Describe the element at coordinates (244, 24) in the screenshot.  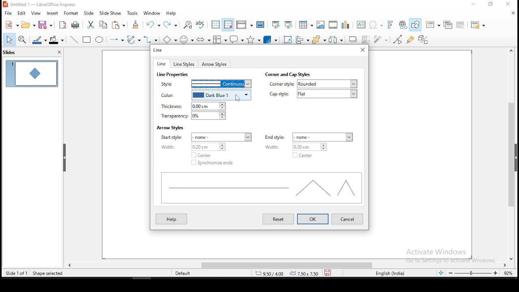
I see `display views` at that location.